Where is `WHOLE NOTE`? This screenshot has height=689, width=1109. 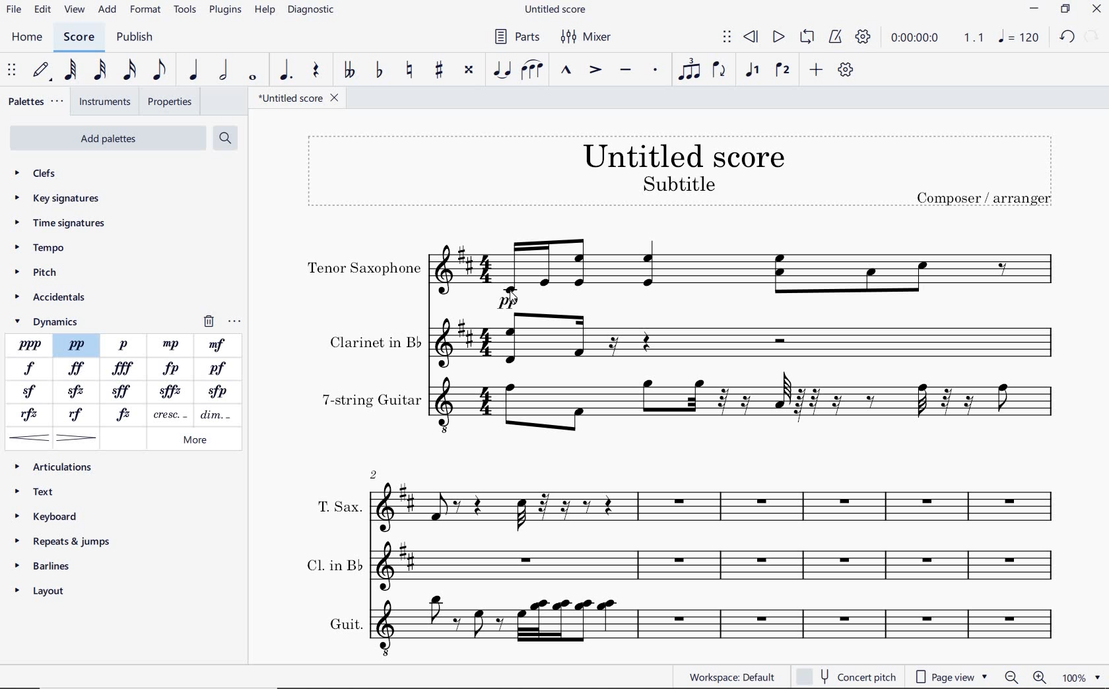
WHOLE NOTE is located at coordinates (255, 77).